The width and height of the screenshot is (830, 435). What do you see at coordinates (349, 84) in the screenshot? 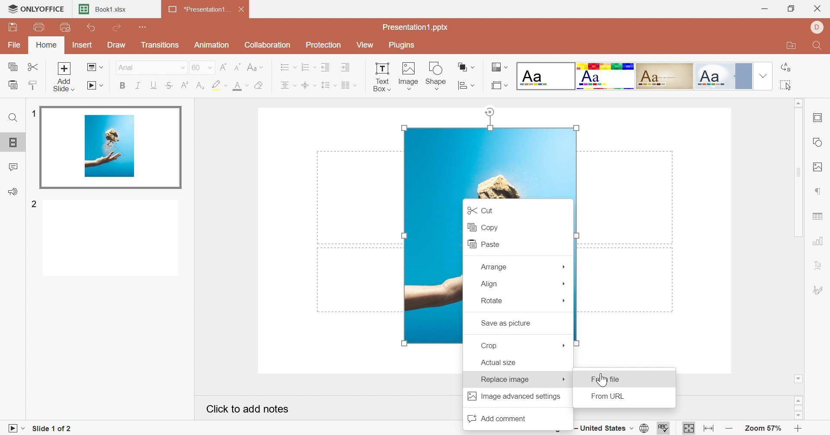
I see `Insert columns` at bounding box center [349, 84].